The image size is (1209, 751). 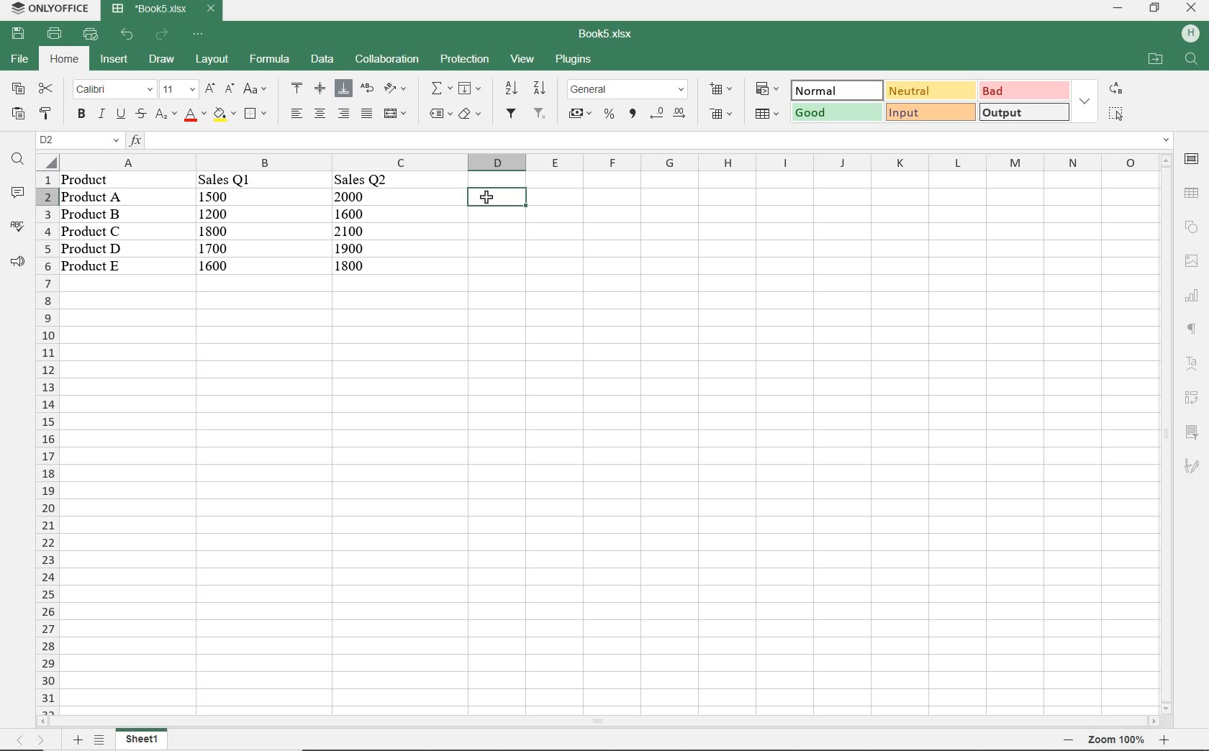 What do you see at coordinates (633, 113) in the screenshot?
I see `comma style` at bounding box center [633, 113].